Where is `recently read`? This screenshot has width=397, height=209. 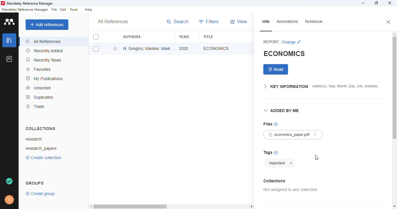
recently read is located at coordinates (43, 60).